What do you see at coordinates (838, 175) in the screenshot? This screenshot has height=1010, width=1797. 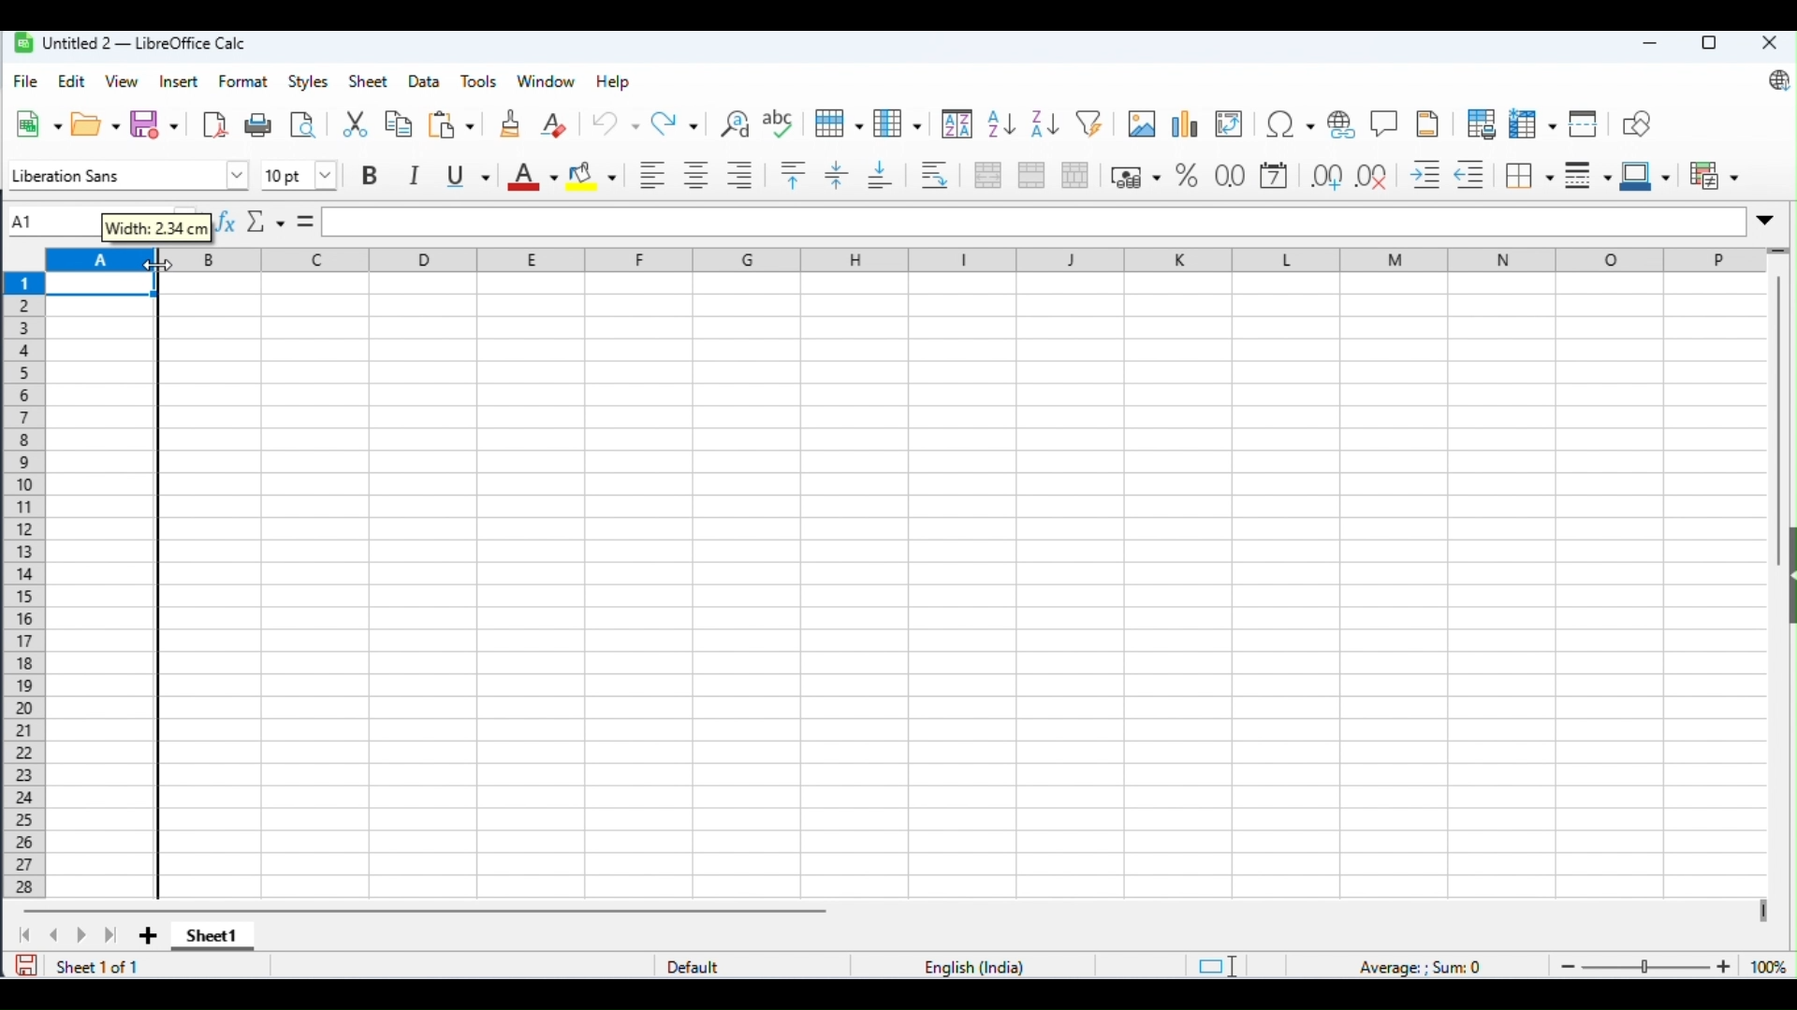 I see `enter vertically` at bounding box center [838, 175].